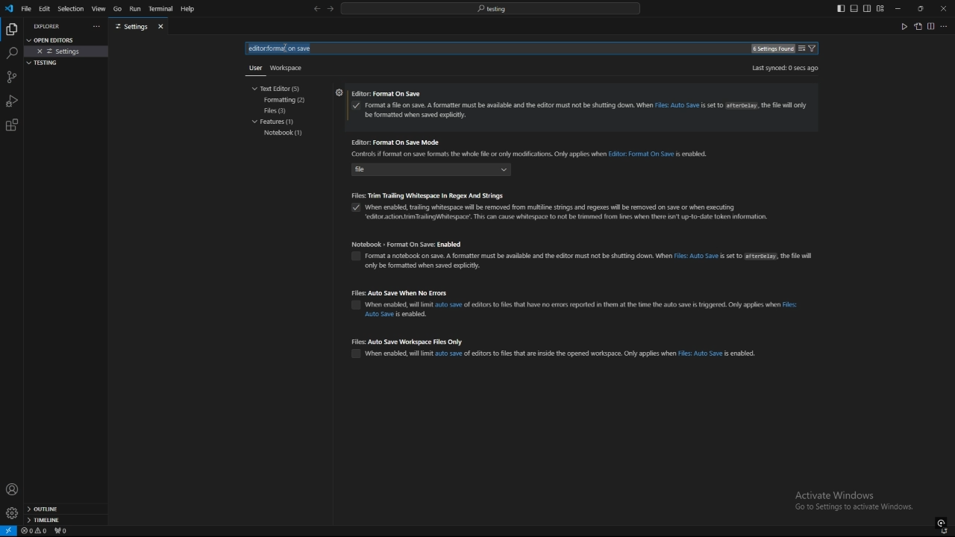  What do you see at coordinates (931, 26) in the screenshot?
I see `split editor right` at bounding box center [931, 26].